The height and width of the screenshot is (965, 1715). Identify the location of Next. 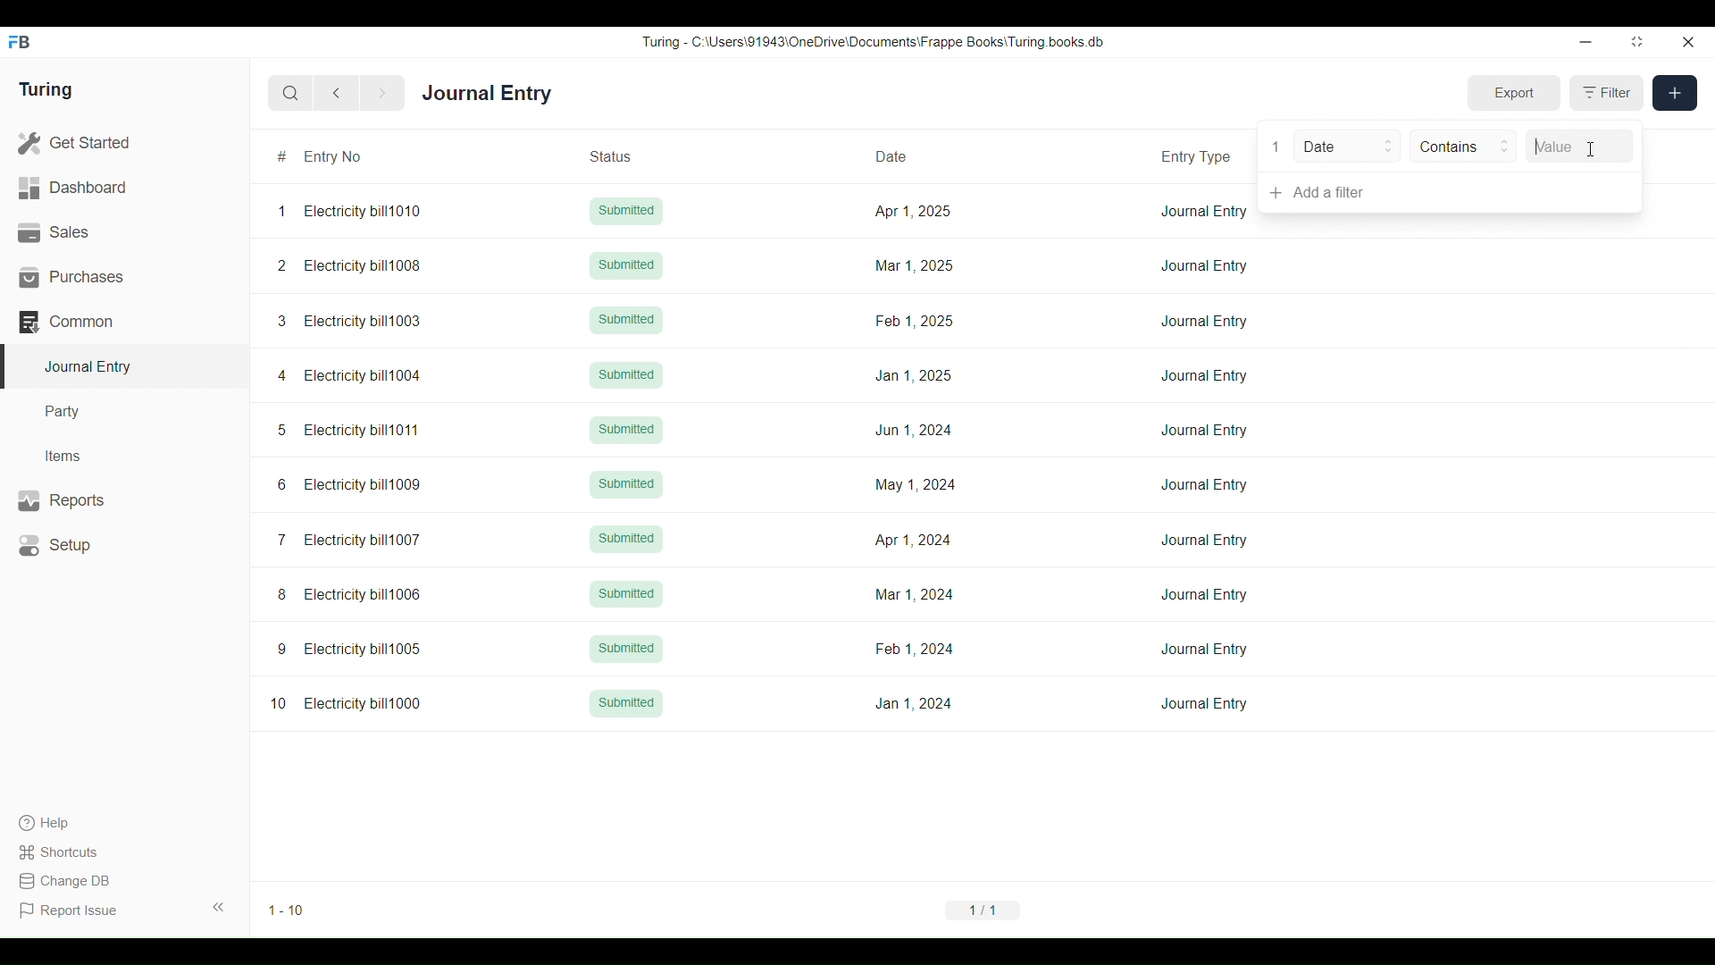
(382, 94).